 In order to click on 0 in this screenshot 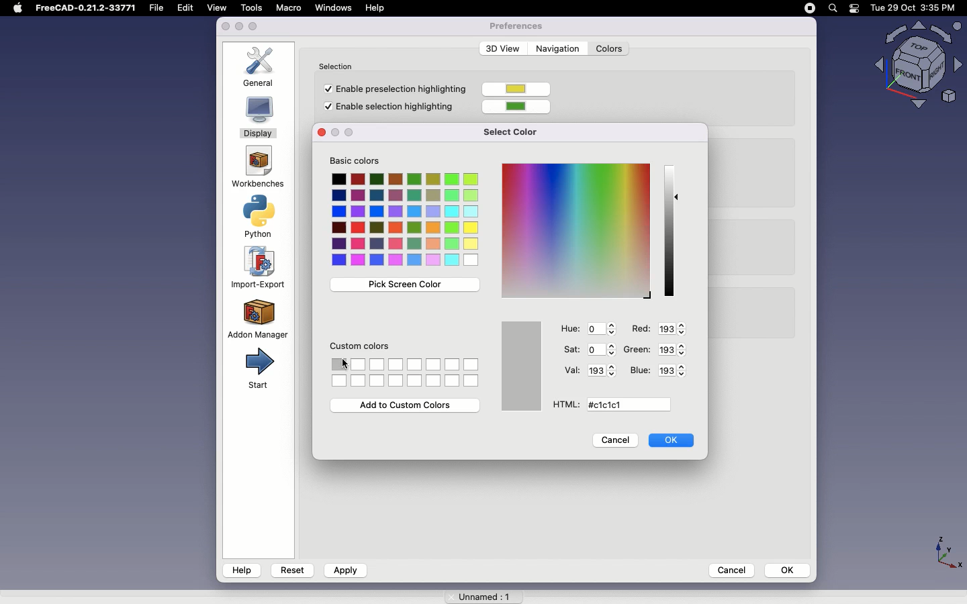, I will do `click(604, 329)`.